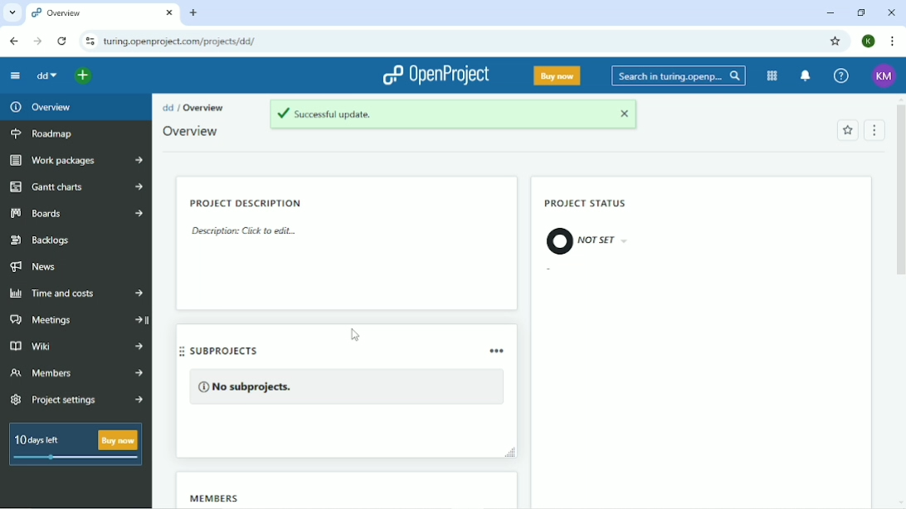  What do you see at coordinates (12, 12) in the screenshot?
I see `Search tabs` at bounding box center [12, 12].